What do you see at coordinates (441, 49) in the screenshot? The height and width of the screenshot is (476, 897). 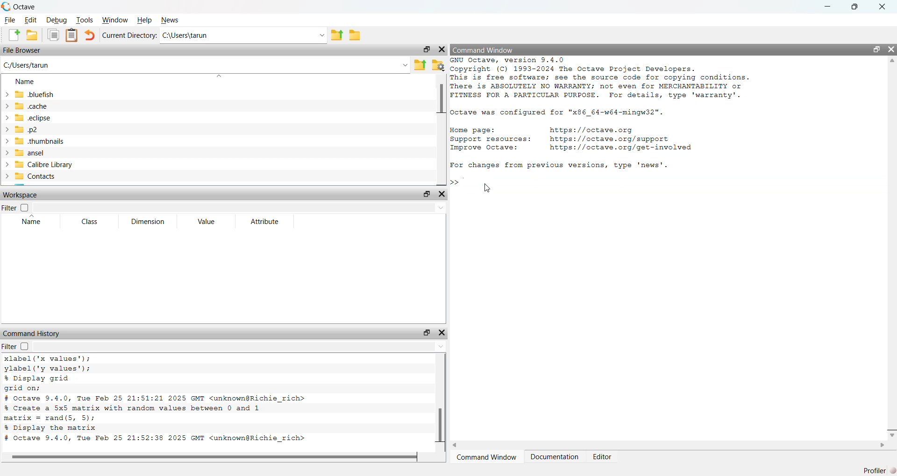 I see `close` at bounding box center [441, 49].